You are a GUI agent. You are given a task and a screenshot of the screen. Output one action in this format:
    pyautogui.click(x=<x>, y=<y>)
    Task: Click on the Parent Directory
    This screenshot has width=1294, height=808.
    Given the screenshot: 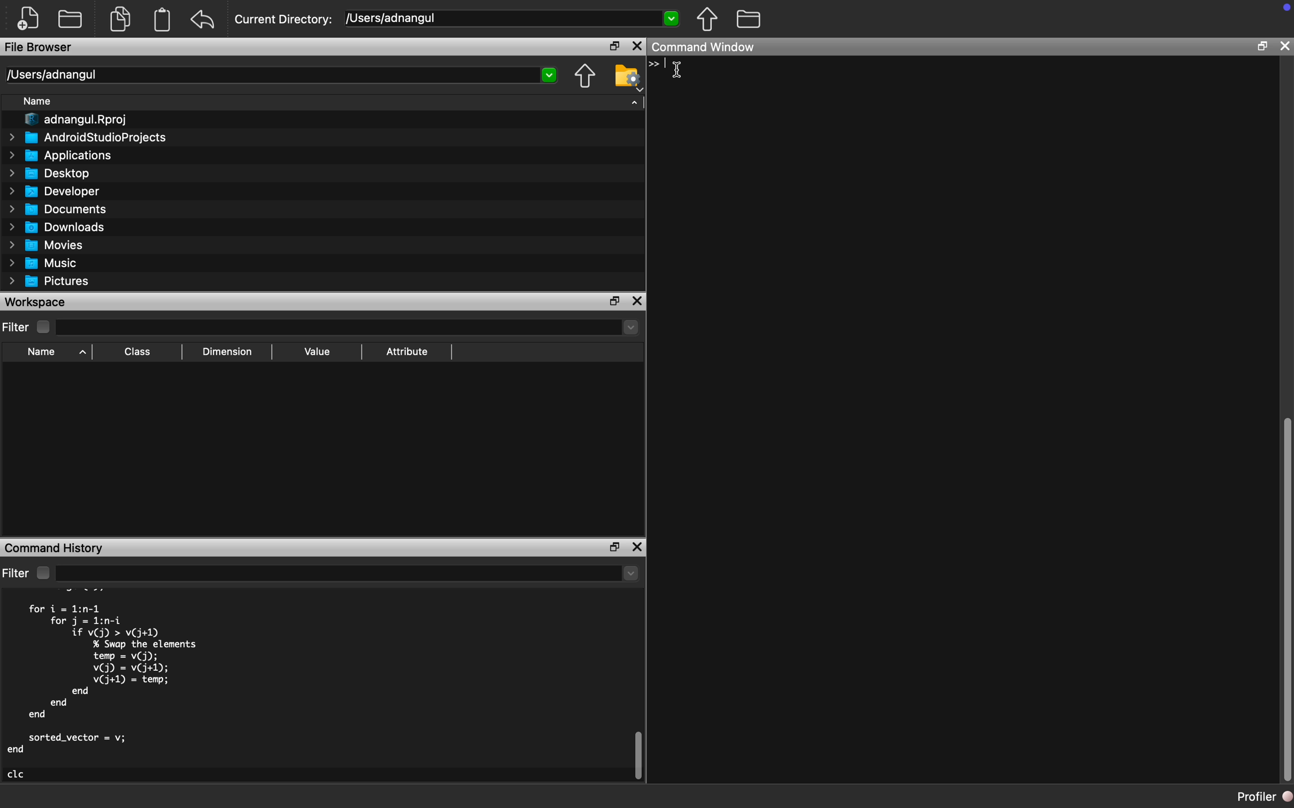 What is the action you would take?
    pyautogui.click(x=584, y=77)
    